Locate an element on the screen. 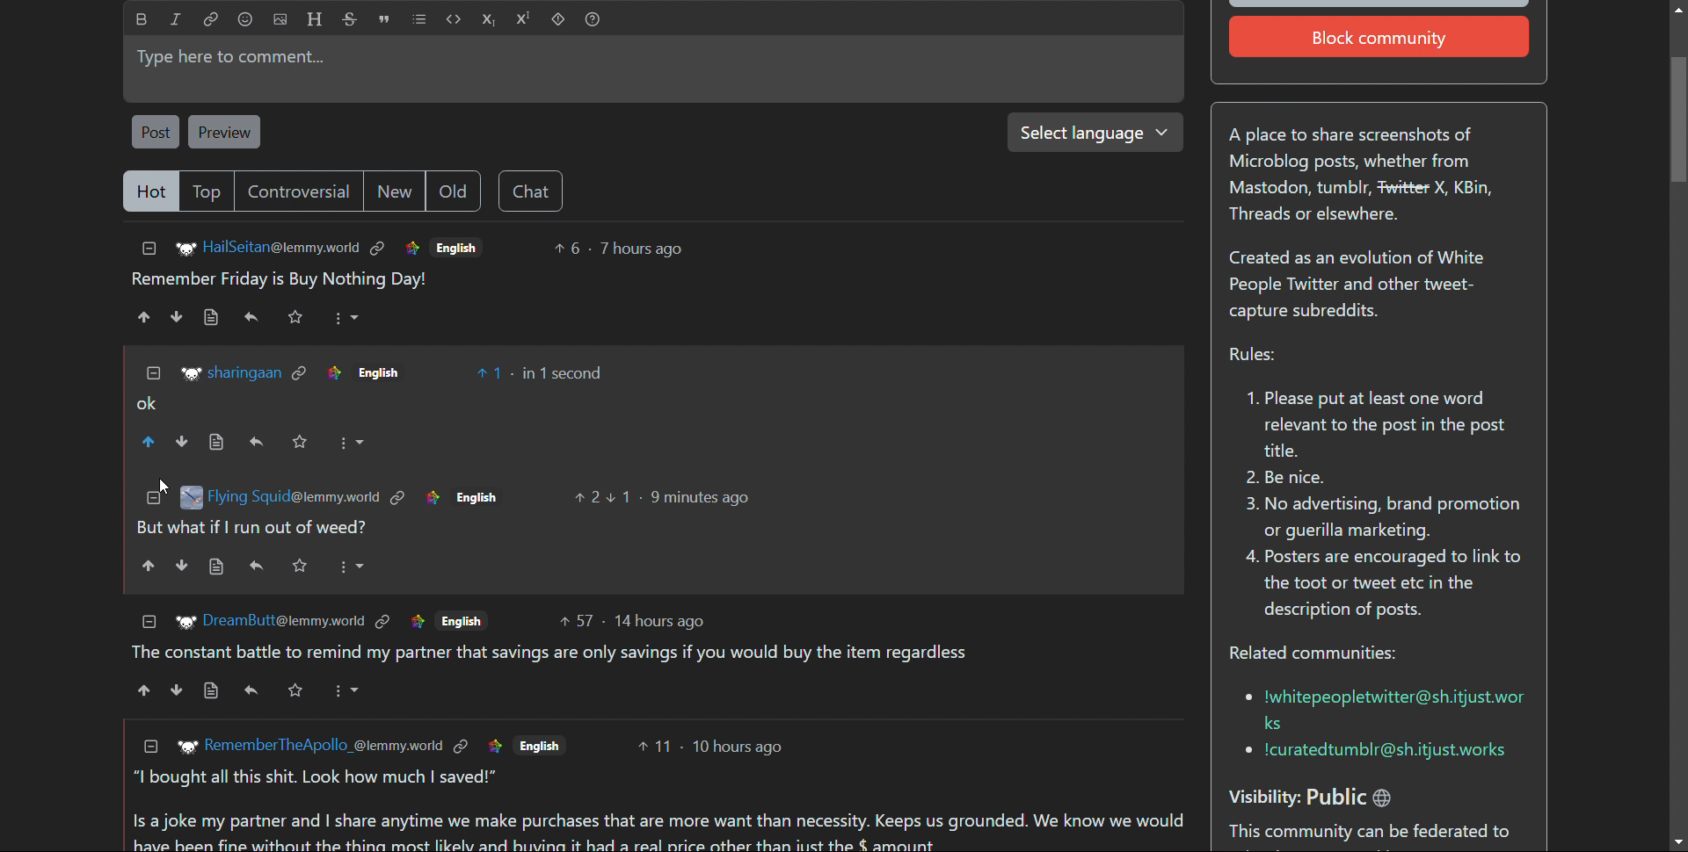 This screenshot has width=1688, height=852. Favorite is located at coordinates (300, 694).